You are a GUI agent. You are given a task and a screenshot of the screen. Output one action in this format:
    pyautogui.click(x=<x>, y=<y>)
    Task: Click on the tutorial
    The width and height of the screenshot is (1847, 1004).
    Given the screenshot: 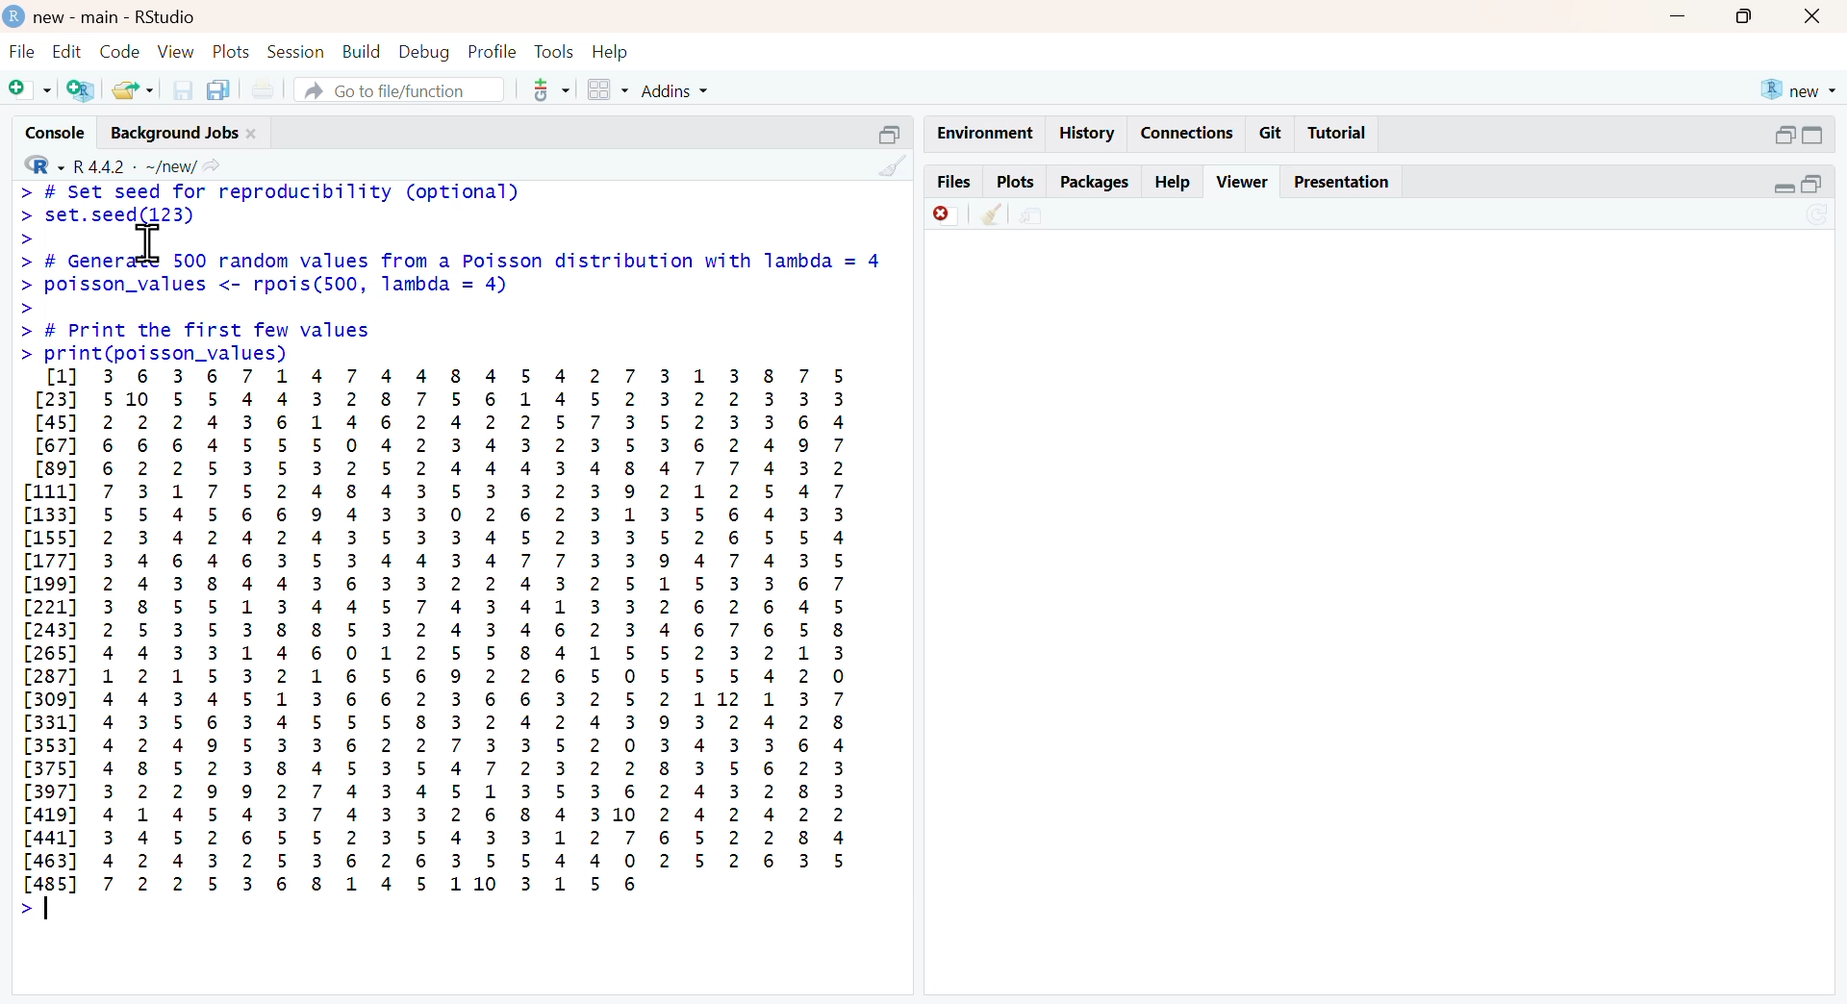 What is the action you would take?
    pyautogui.click(x=1337, y=134)
    